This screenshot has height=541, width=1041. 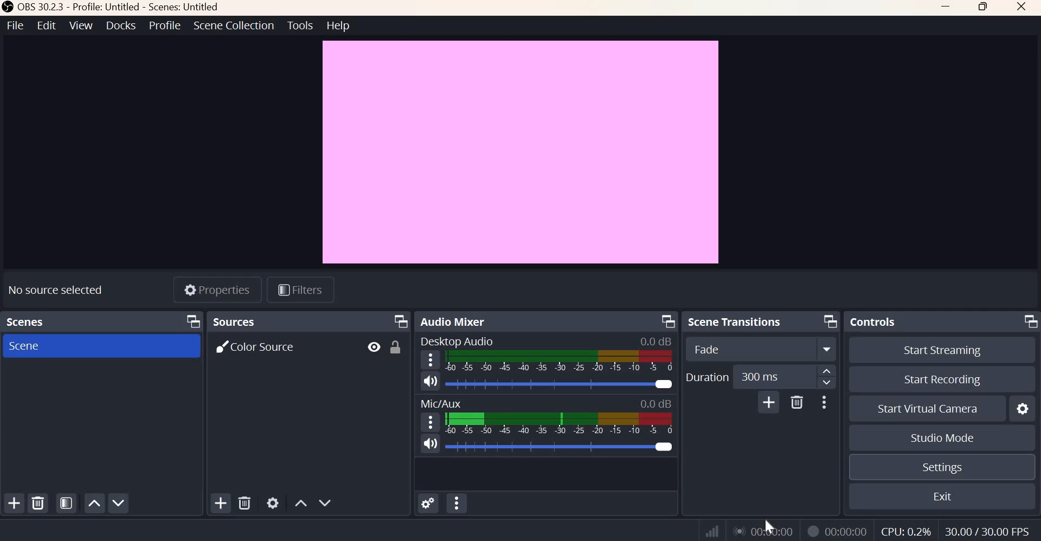 What do you see at coordinates (300, 503) in the screenshot?
I see `Move source(s) up` at bounding box center [300, 503].